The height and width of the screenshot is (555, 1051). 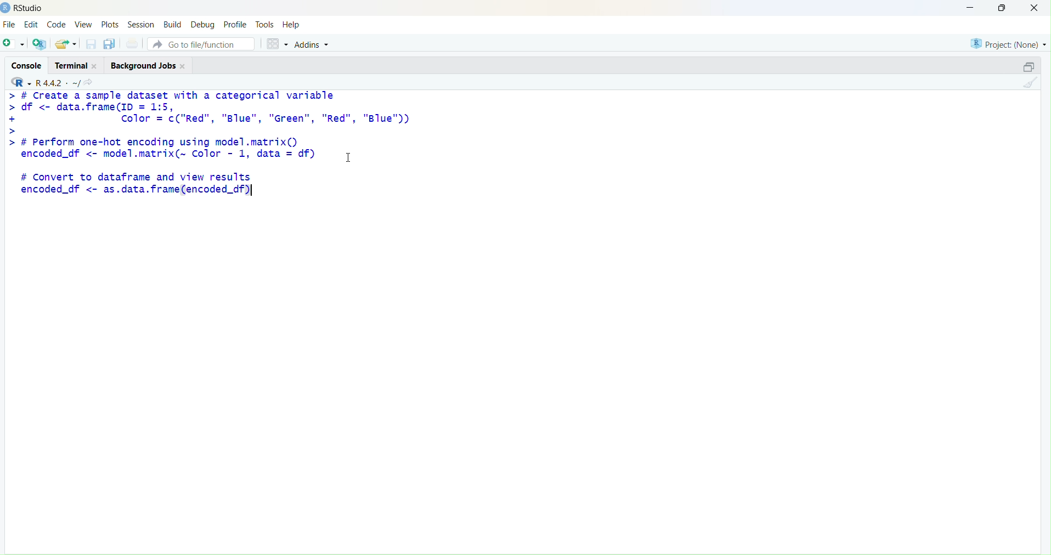 What do you see at coordinates (32, 24) in the screenshot?
I see `edit` at bounding box center [32, 24].